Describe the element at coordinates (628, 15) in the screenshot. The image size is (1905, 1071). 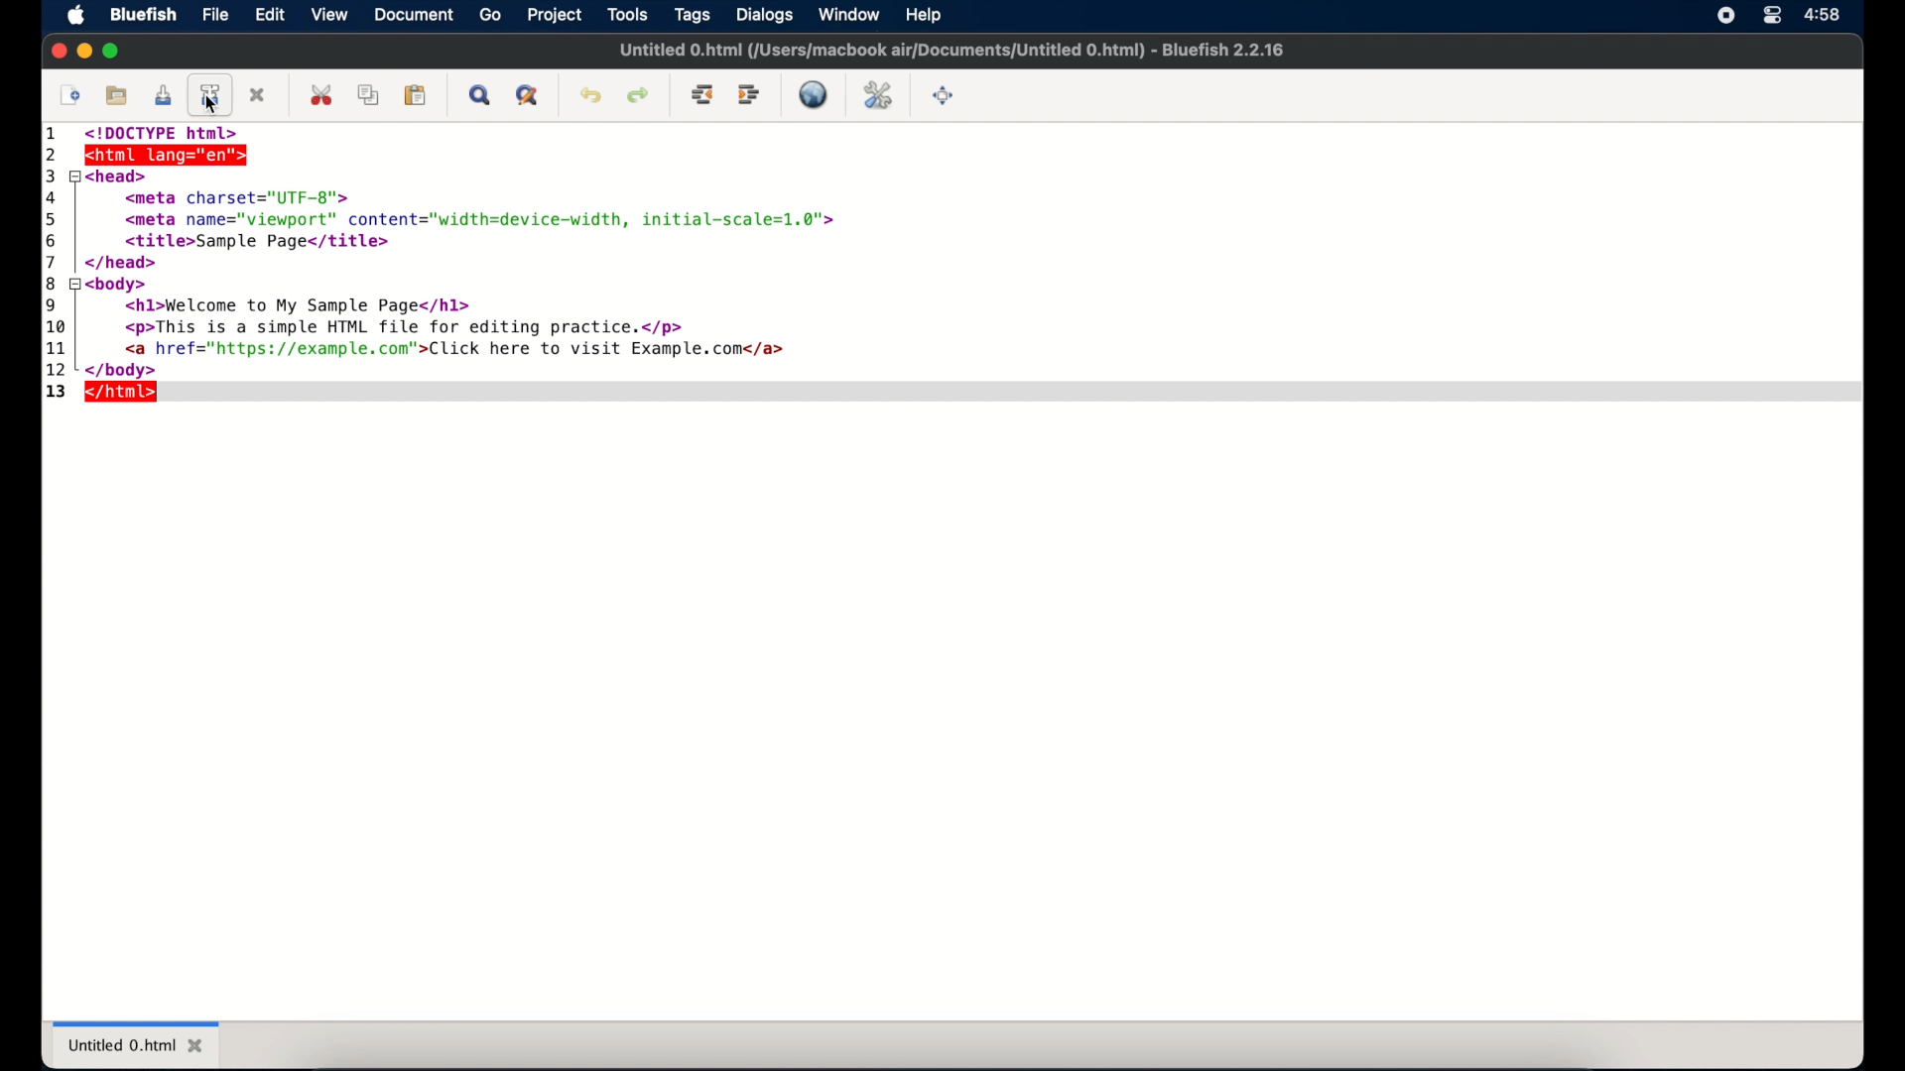
I see `tools` at that location.